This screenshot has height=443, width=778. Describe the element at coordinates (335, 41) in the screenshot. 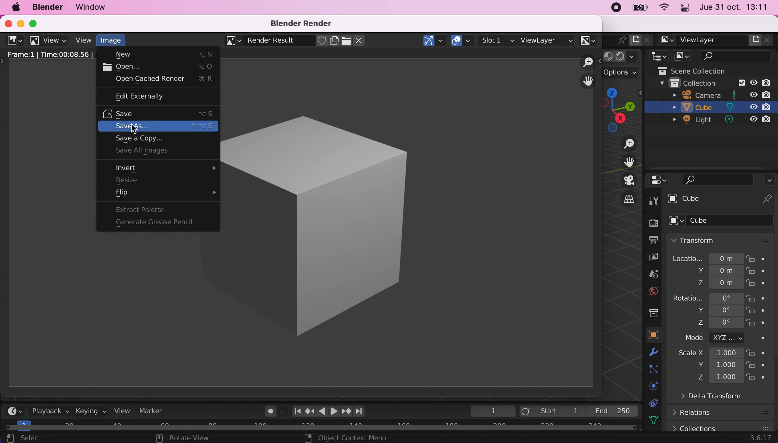

I see `new image` at that location.